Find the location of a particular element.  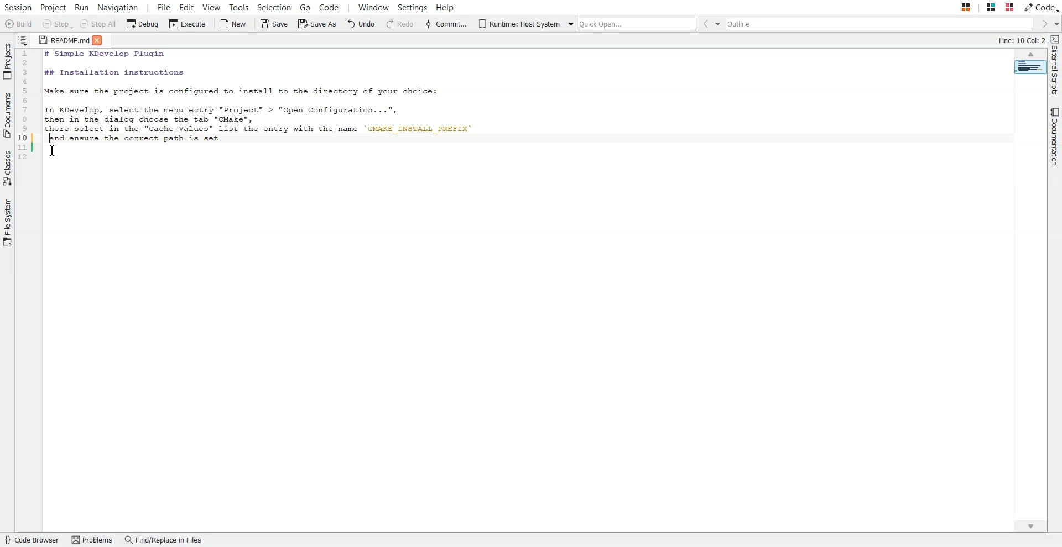

In KDevelop, select the menu entry "Project" > "Open Configuation . ..", is located at coordinates (222, 108).